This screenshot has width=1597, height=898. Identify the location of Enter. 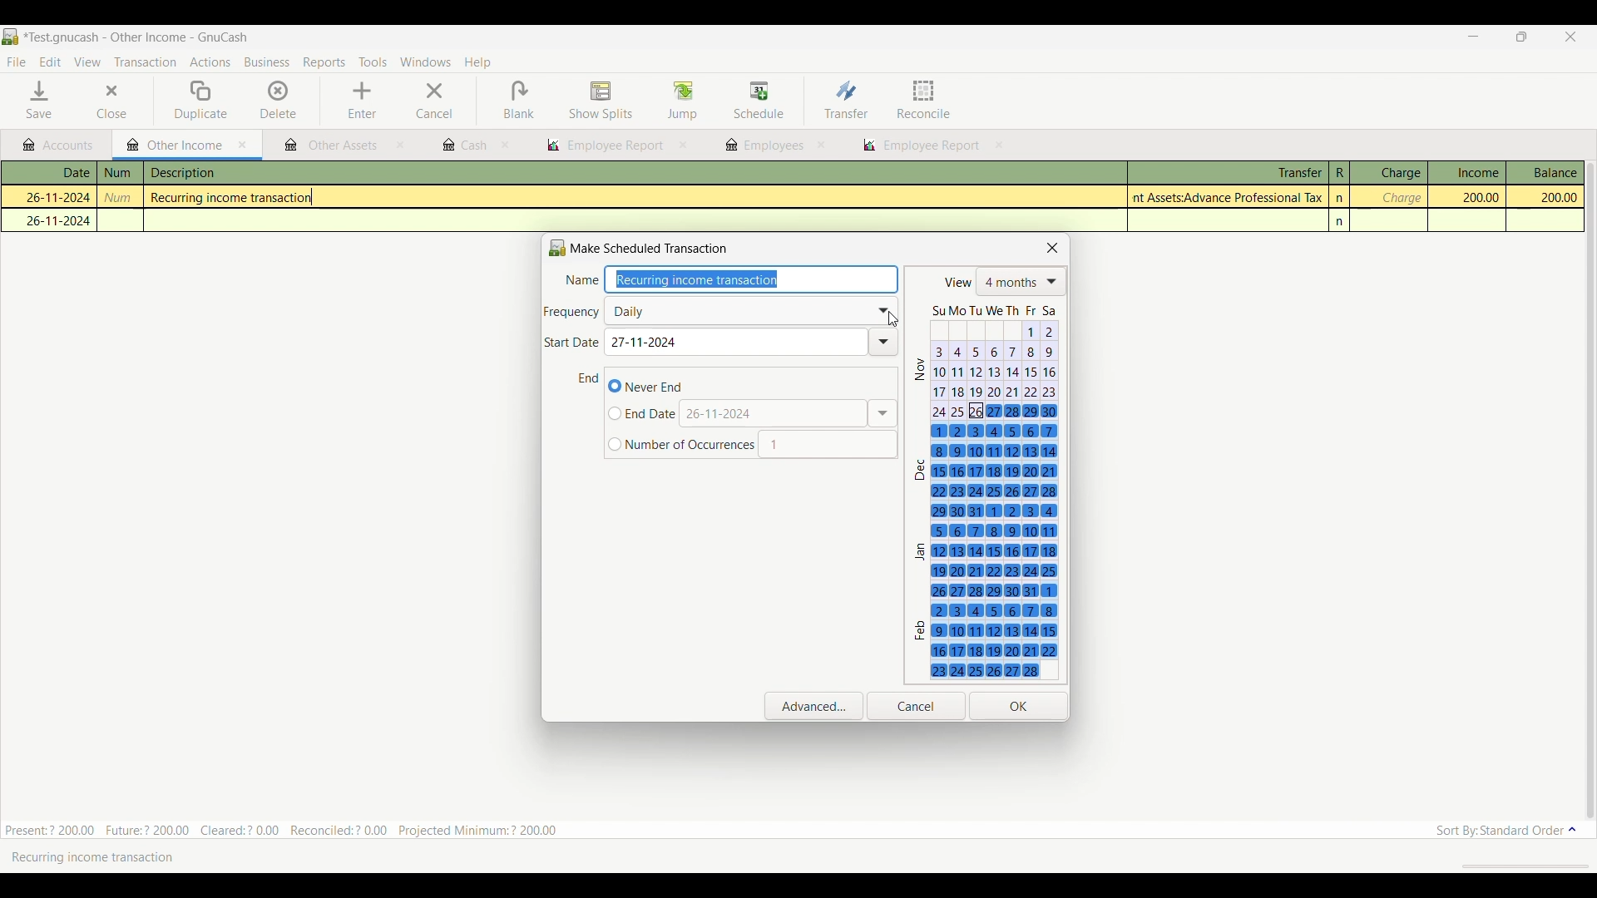
(362, 101).